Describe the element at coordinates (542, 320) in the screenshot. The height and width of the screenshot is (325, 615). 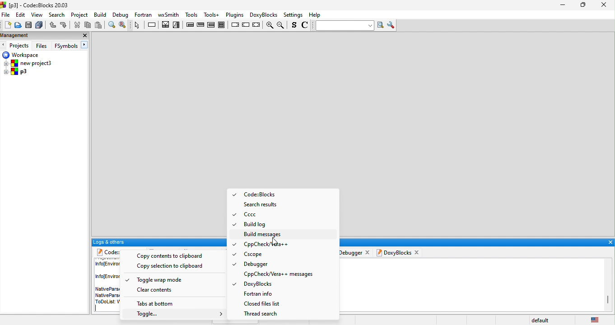
I see `default` at that location.